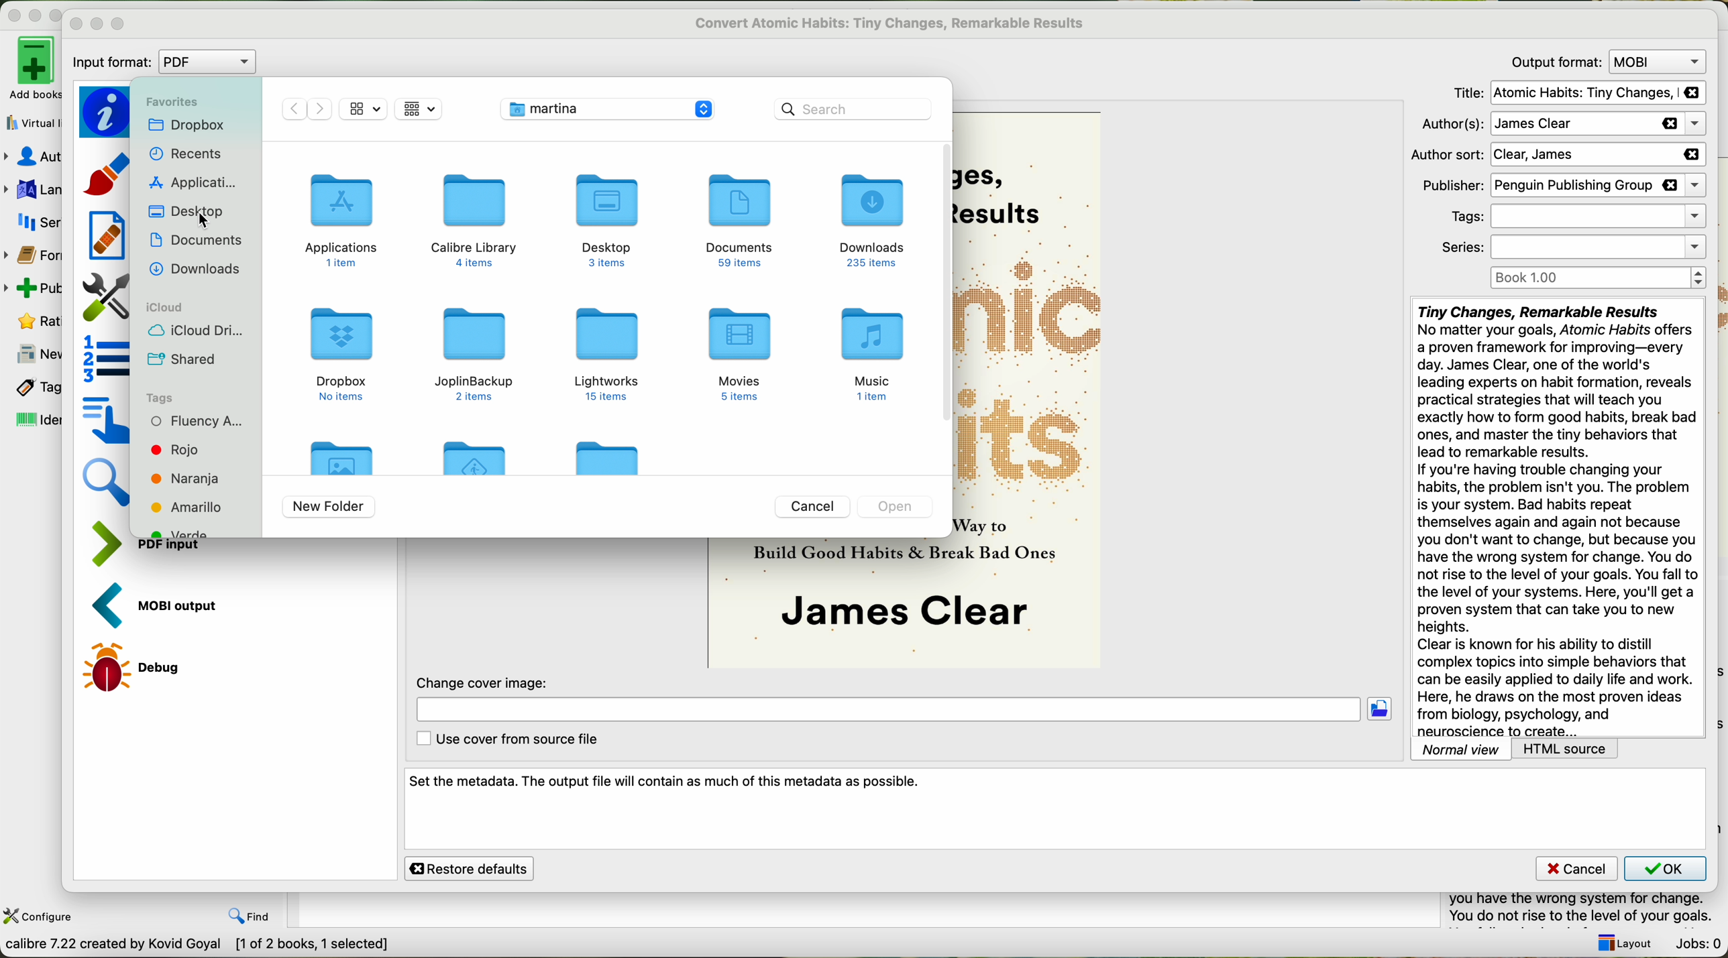  I want to click on metadata, so click(108, 111).